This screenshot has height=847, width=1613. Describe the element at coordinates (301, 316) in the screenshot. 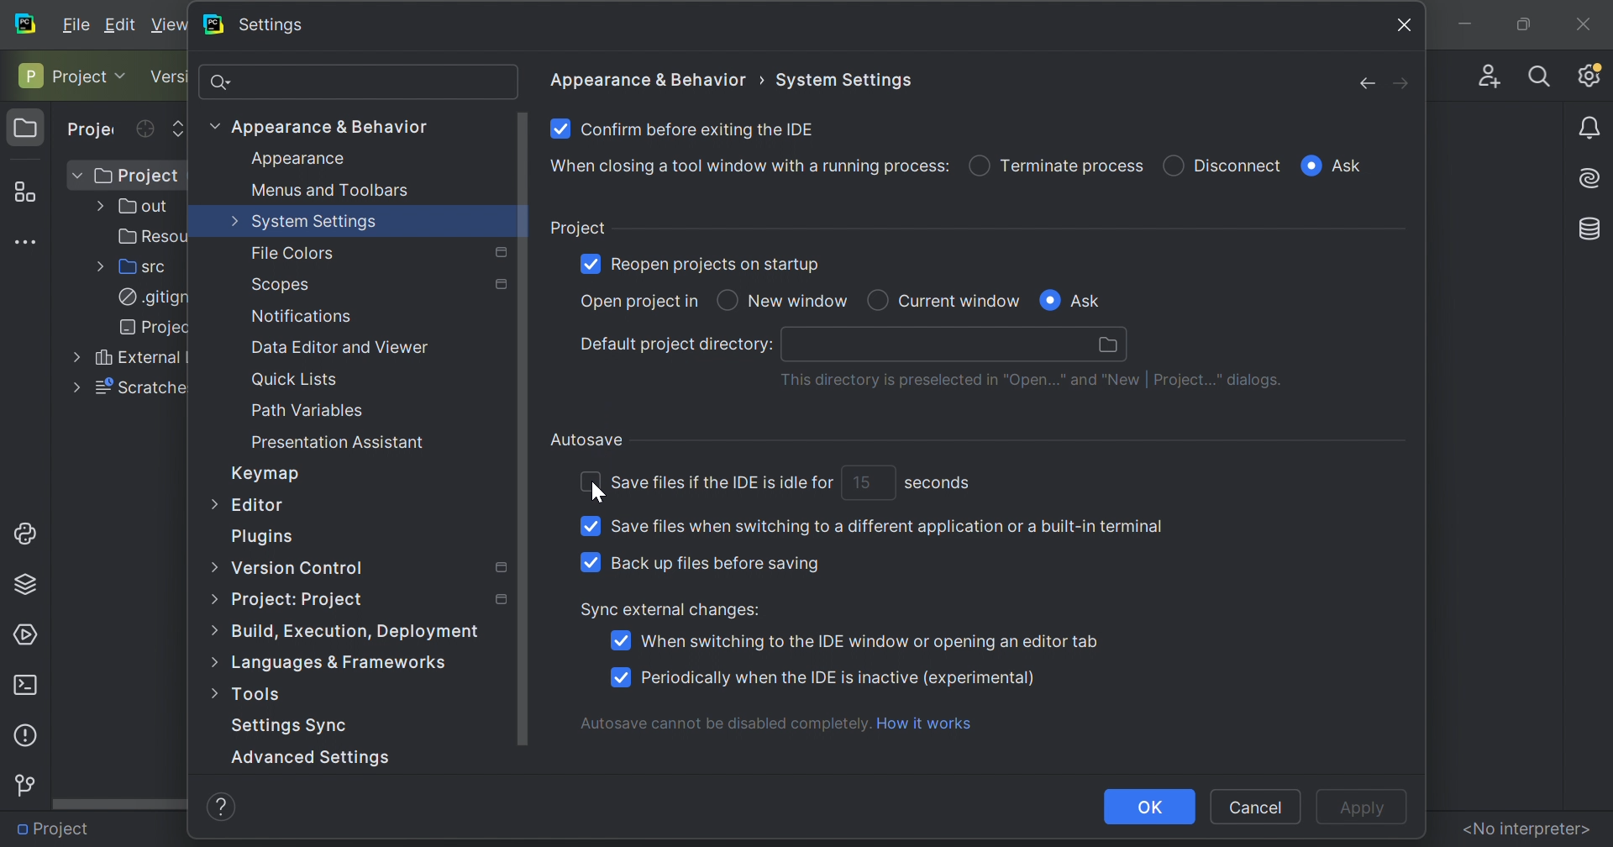

I see `Notifications` at that location.